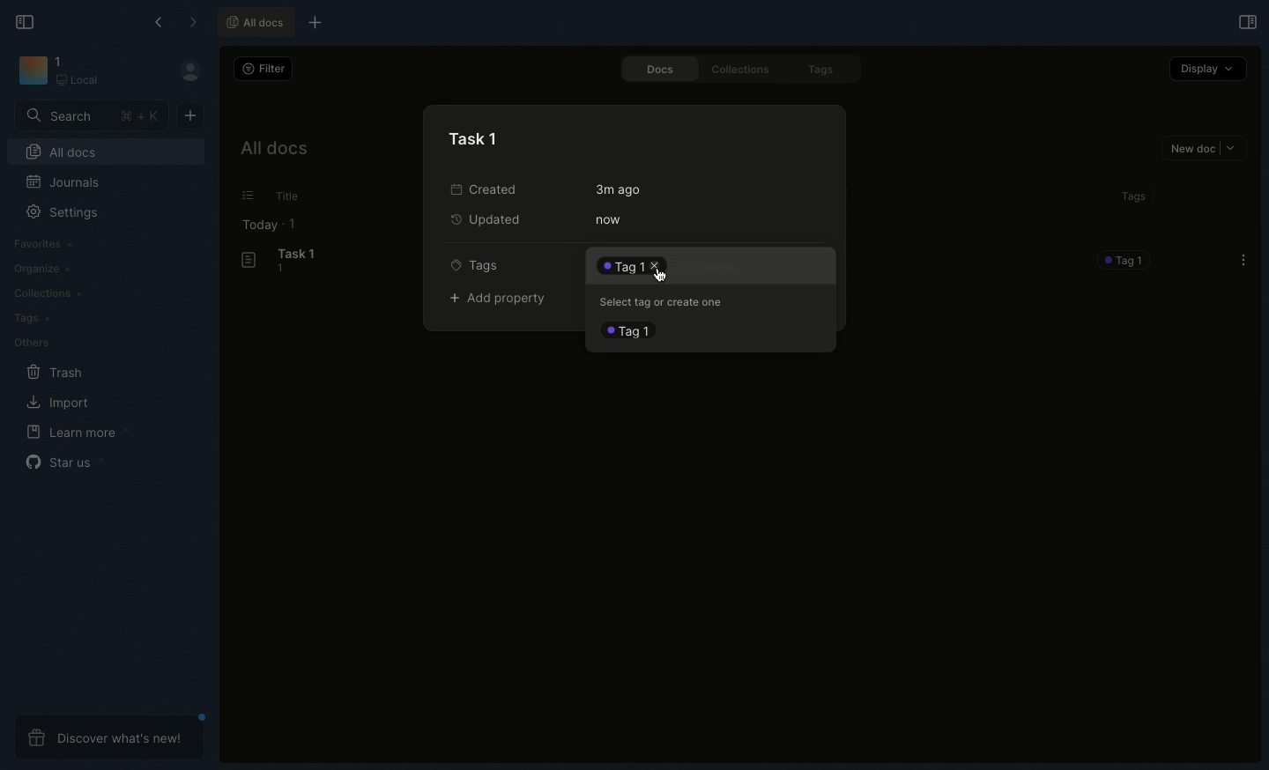 Image resolution: width=1269 pixels, height=770 pixels. What do you see at coordinates (275, 150) in the screenshot?
I see `All docs` at bounding box center [275, 150].